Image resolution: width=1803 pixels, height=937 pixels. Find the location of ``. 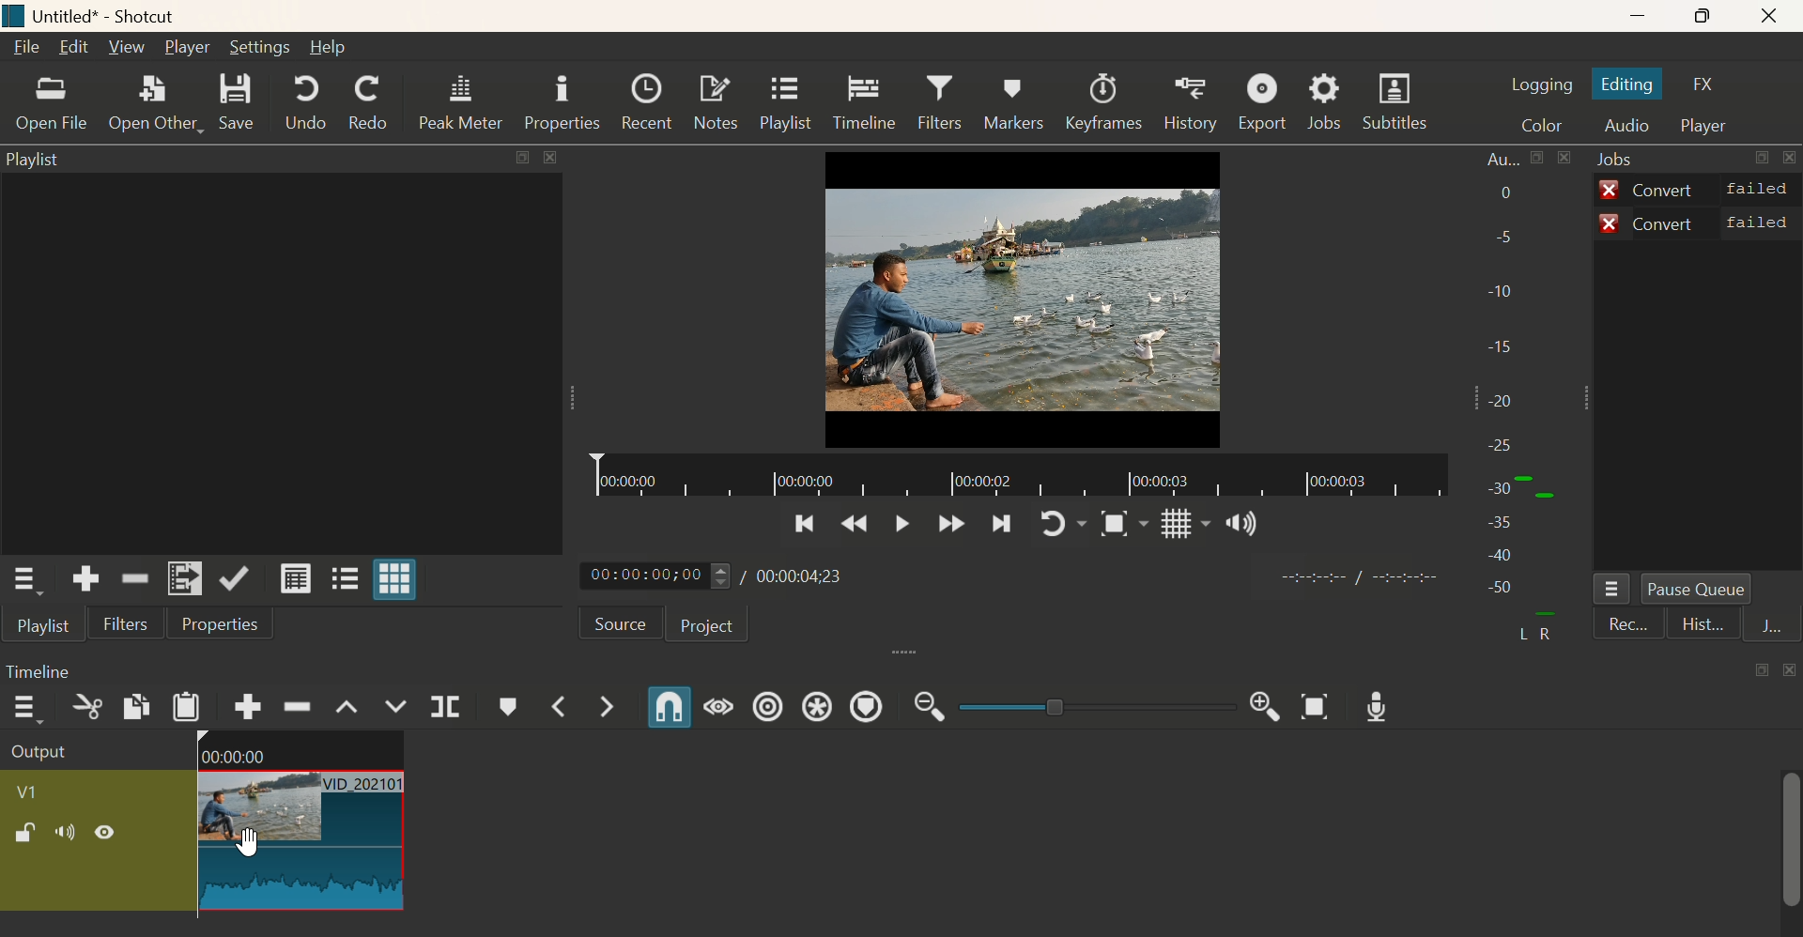

 is located at coordinates (1380, 707).